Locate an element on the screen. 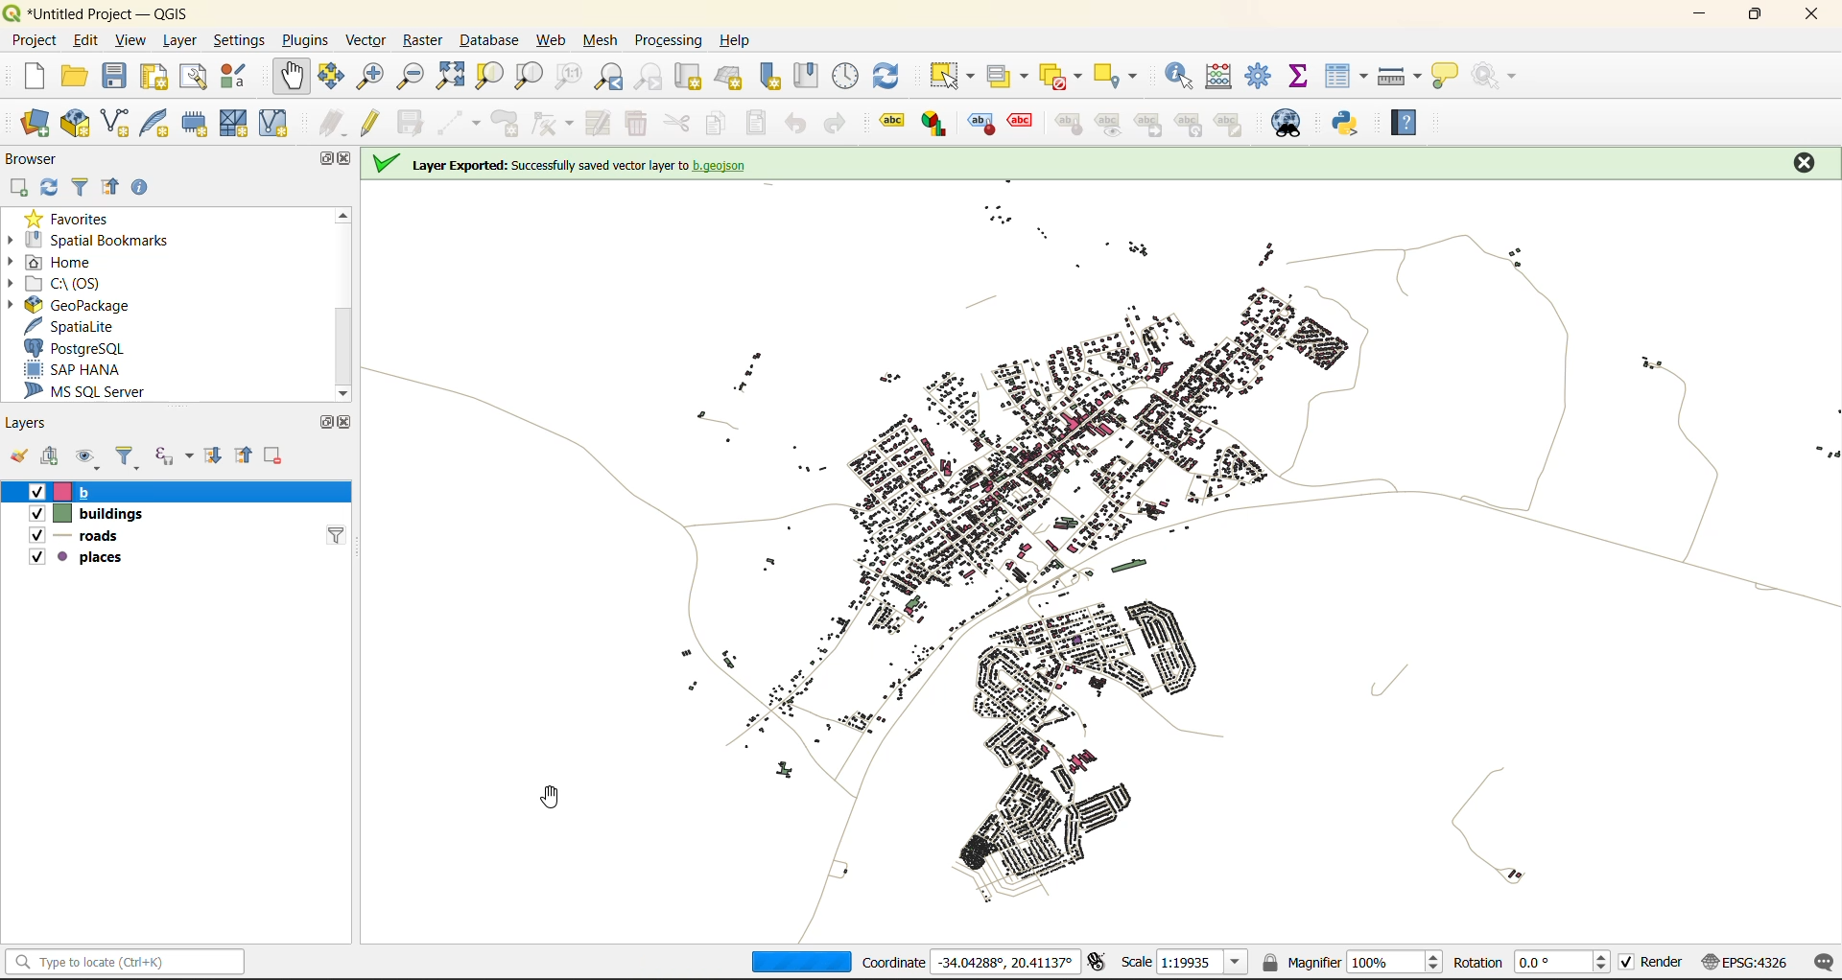 This screenshot has width=1842, height=980. close is located at coordinates (346, 423).